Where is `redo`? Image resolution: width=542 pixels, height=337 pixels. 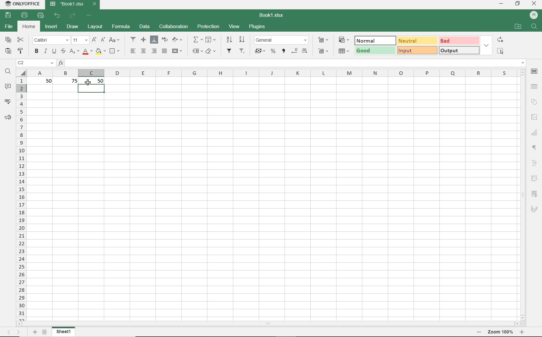 redo is located at coordinates (73, 15).